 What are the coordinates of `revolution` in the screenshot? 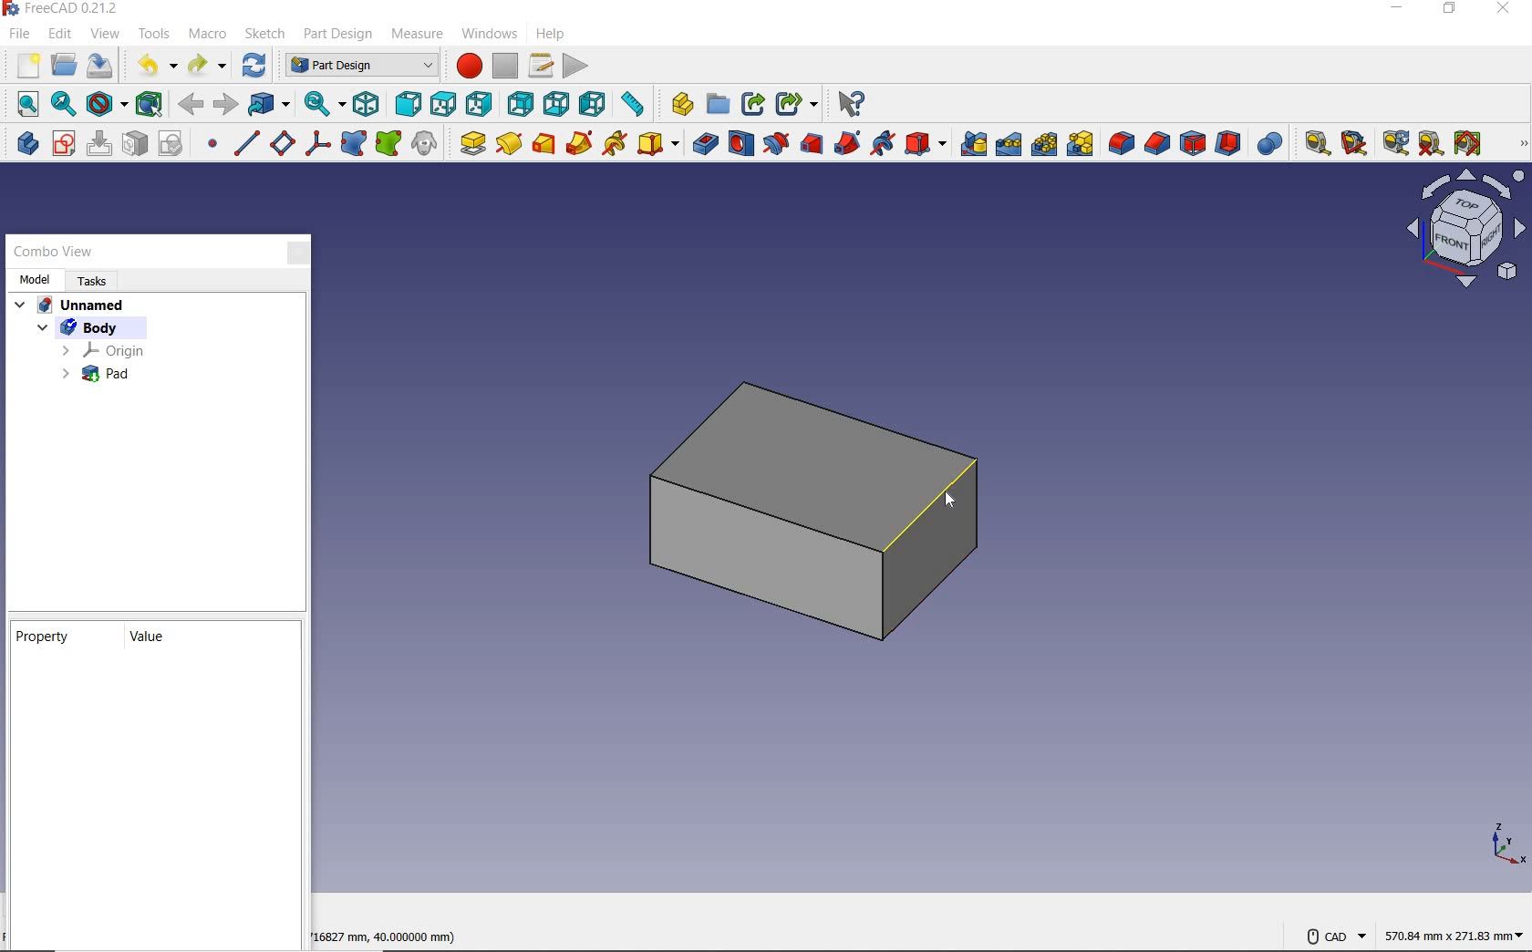 It's located at (510, 143).